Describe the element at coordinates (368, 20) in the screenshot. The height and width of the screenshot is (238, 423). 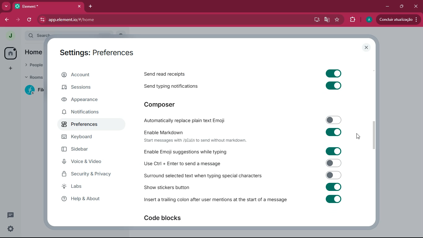
I see `profile` at that location.